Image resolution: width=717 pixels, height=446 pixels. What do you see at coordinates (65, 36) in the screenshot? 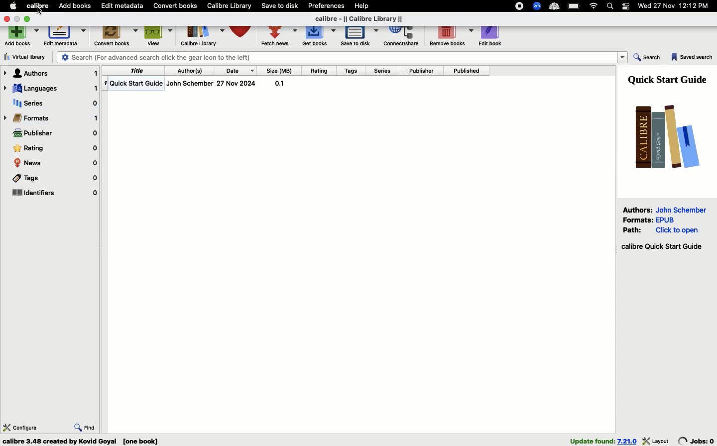
I see `Edit metadata` at bounding box center [65, 36].